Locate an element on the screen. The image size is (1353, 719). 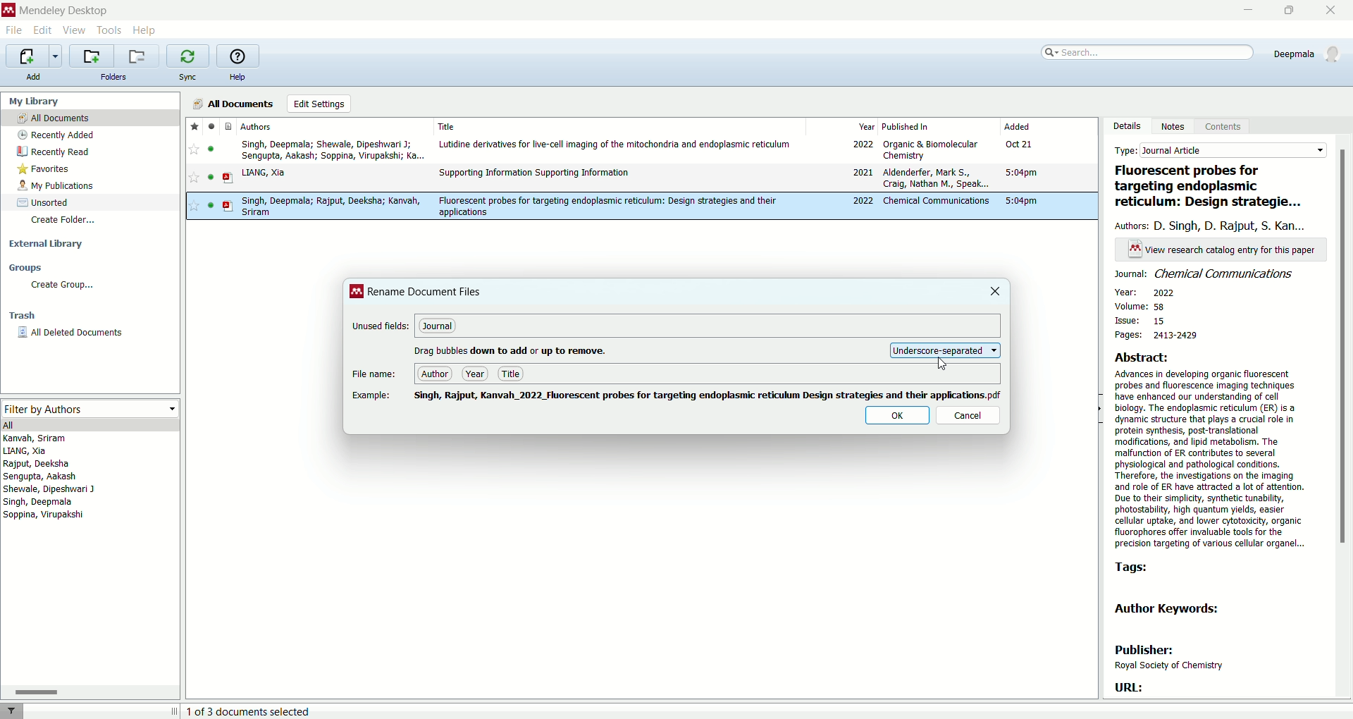
recently read is located at coordinates (53, 152).